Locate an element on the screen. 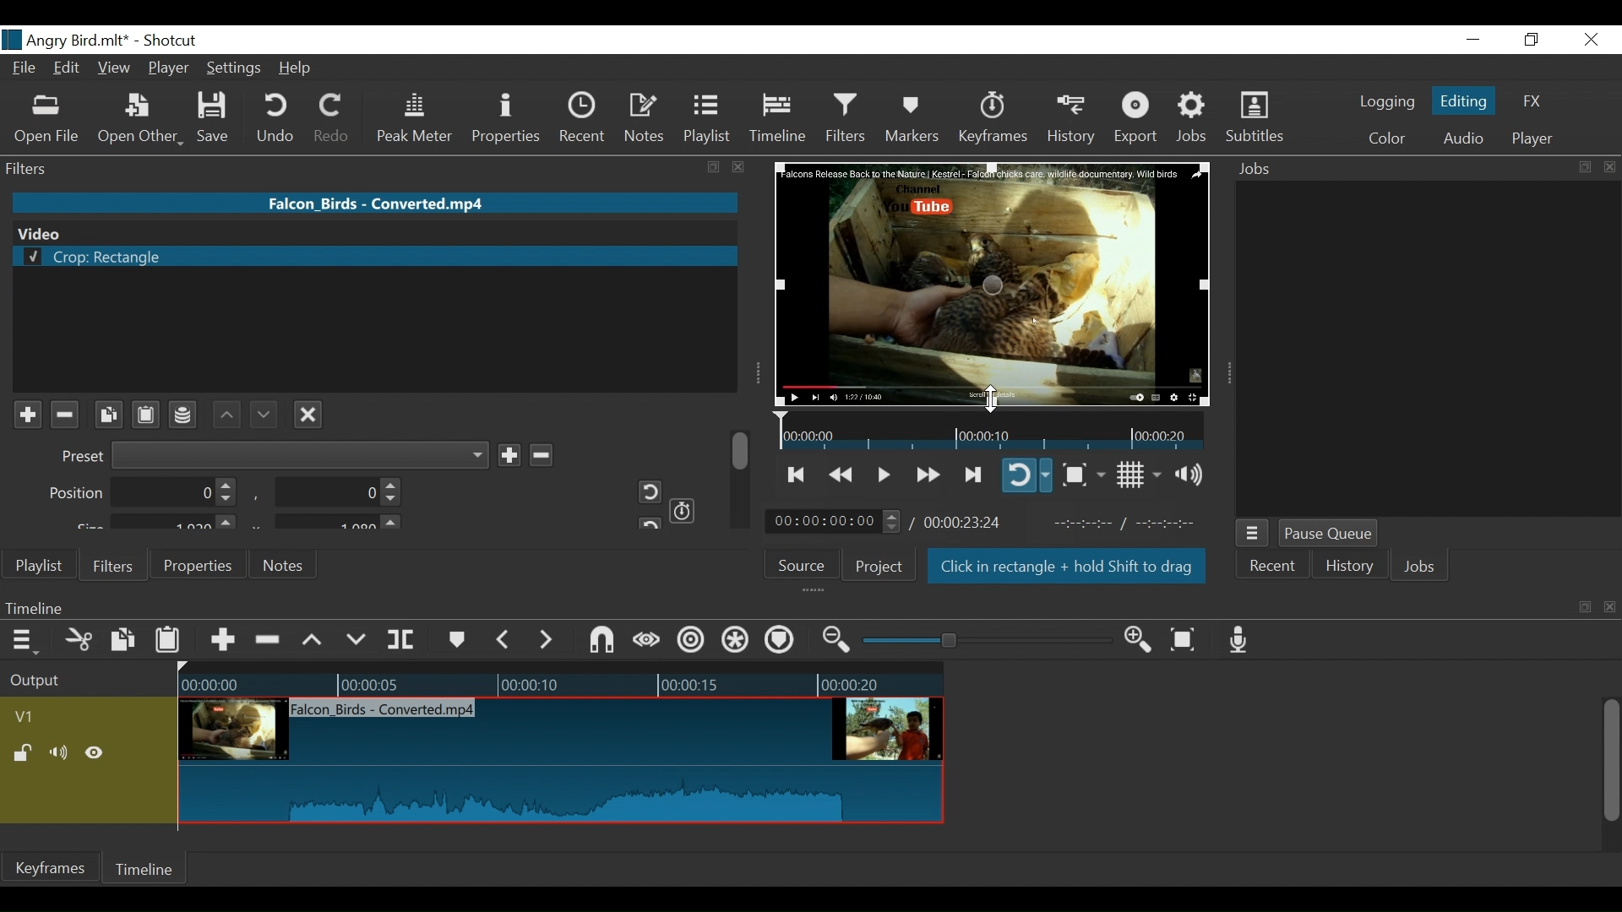 Image resolution: width=1622 pixels, height=912 pixels. FX is located at coordinates (1530, 104).